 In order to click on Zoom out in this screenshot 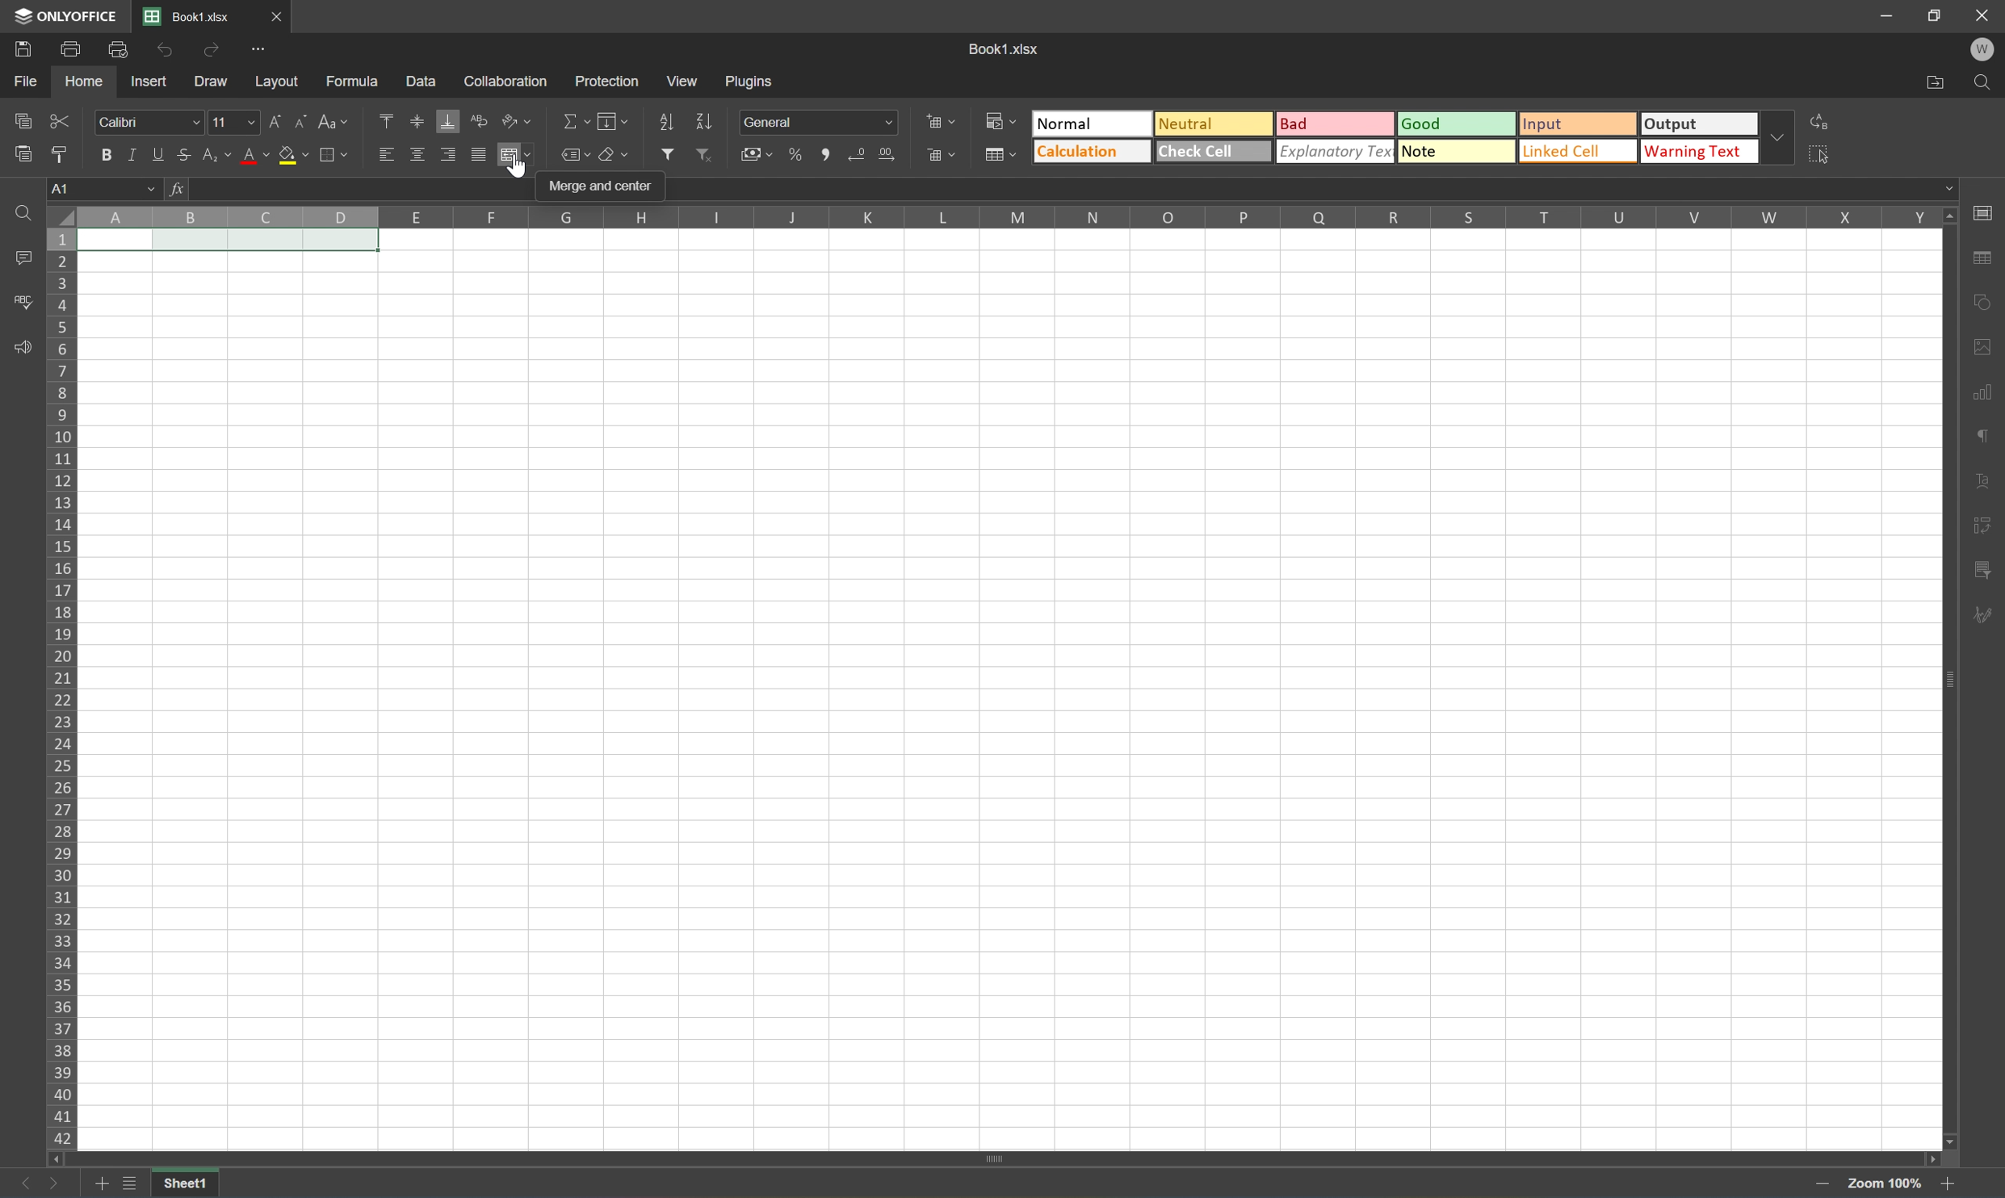, I will do `click(1941, 1186)`.